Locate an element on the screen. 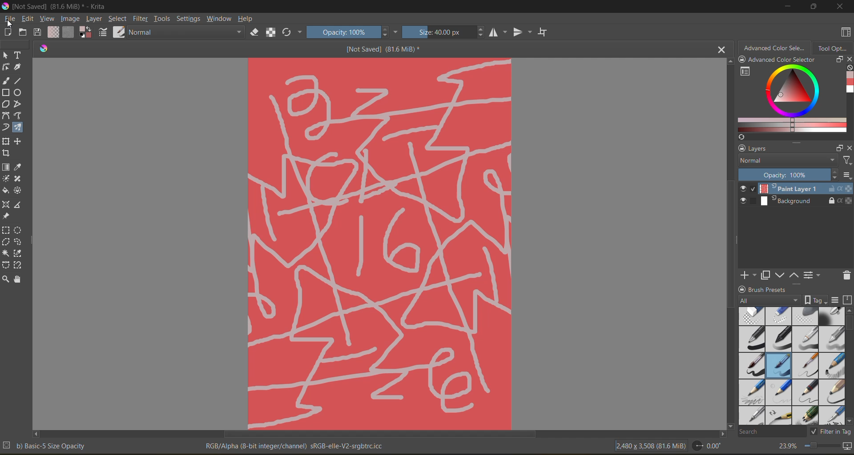  normal is located at coordinates (186, 32).